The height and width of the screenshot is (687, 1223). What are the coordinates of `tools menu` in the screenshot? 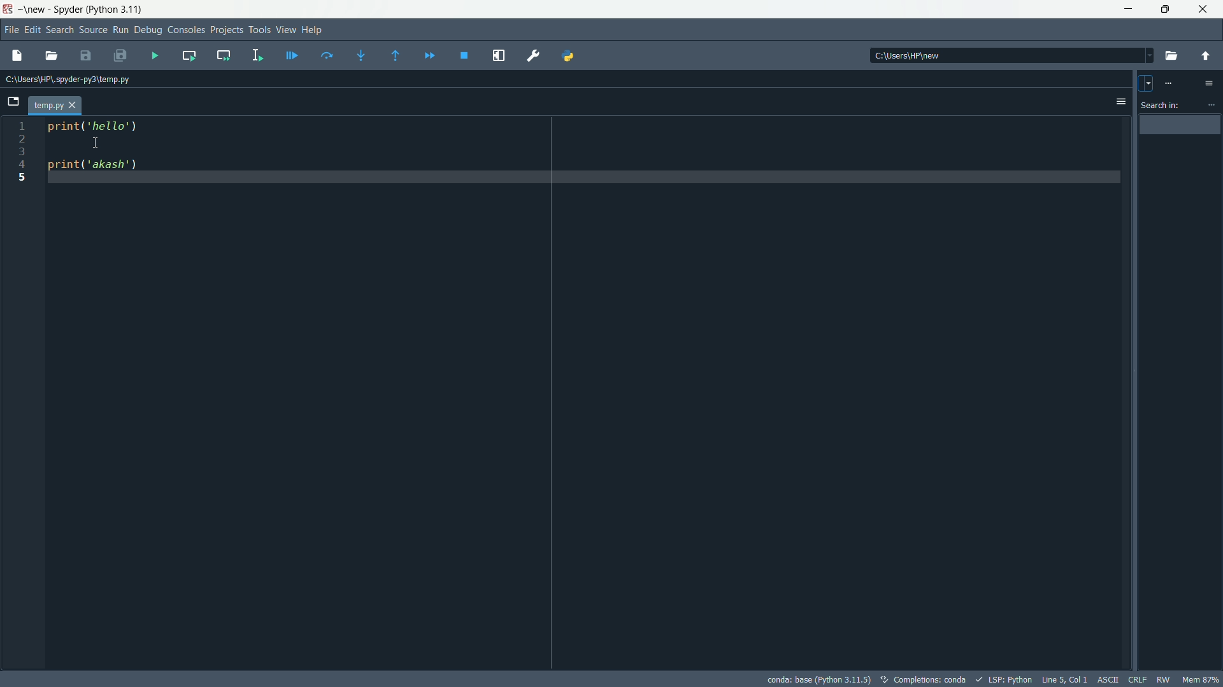 It's located at (259, 31).